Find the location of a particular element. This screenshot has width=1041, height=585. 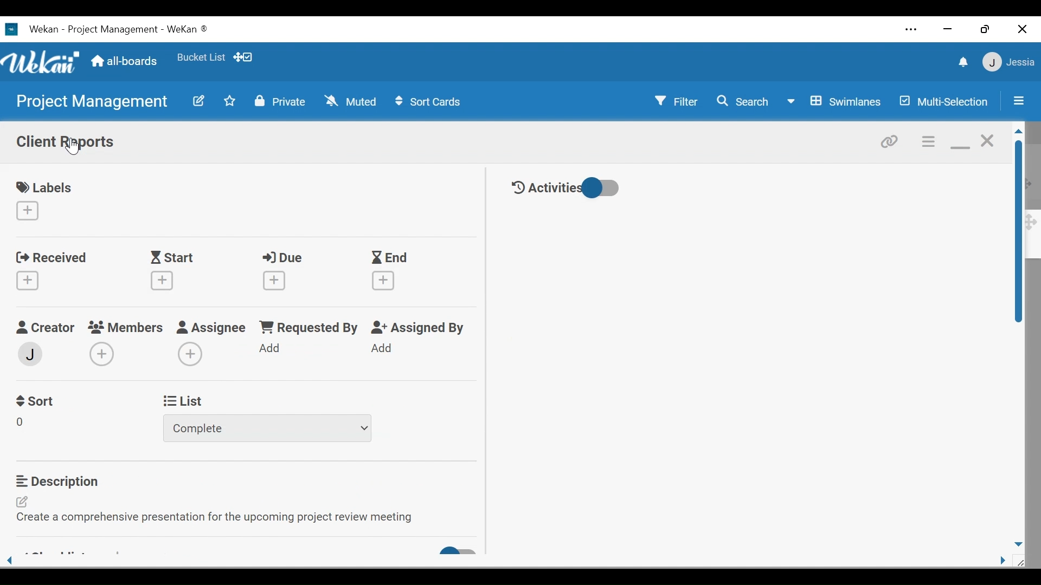

Toggle show/hide History activities is located at coordinates (601, 188).